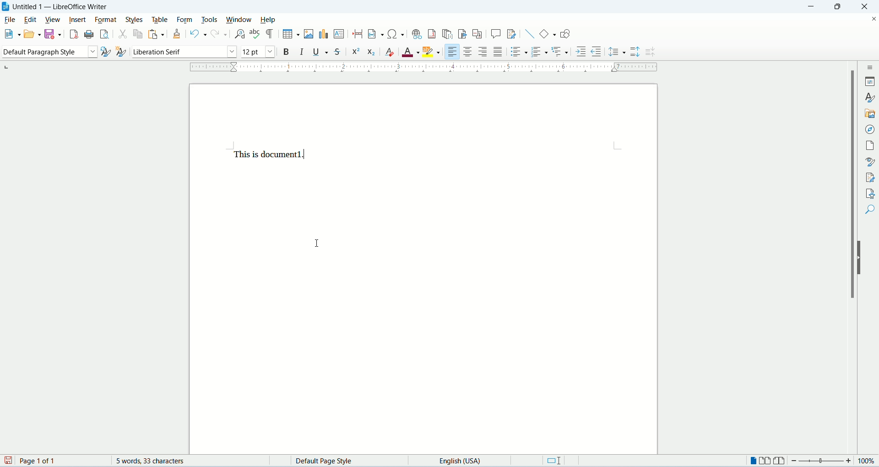  What do you see at coordinates (650, 53) in the screenshot?
I see `decrease paragraph spacing` at bounding box center [650, 53].